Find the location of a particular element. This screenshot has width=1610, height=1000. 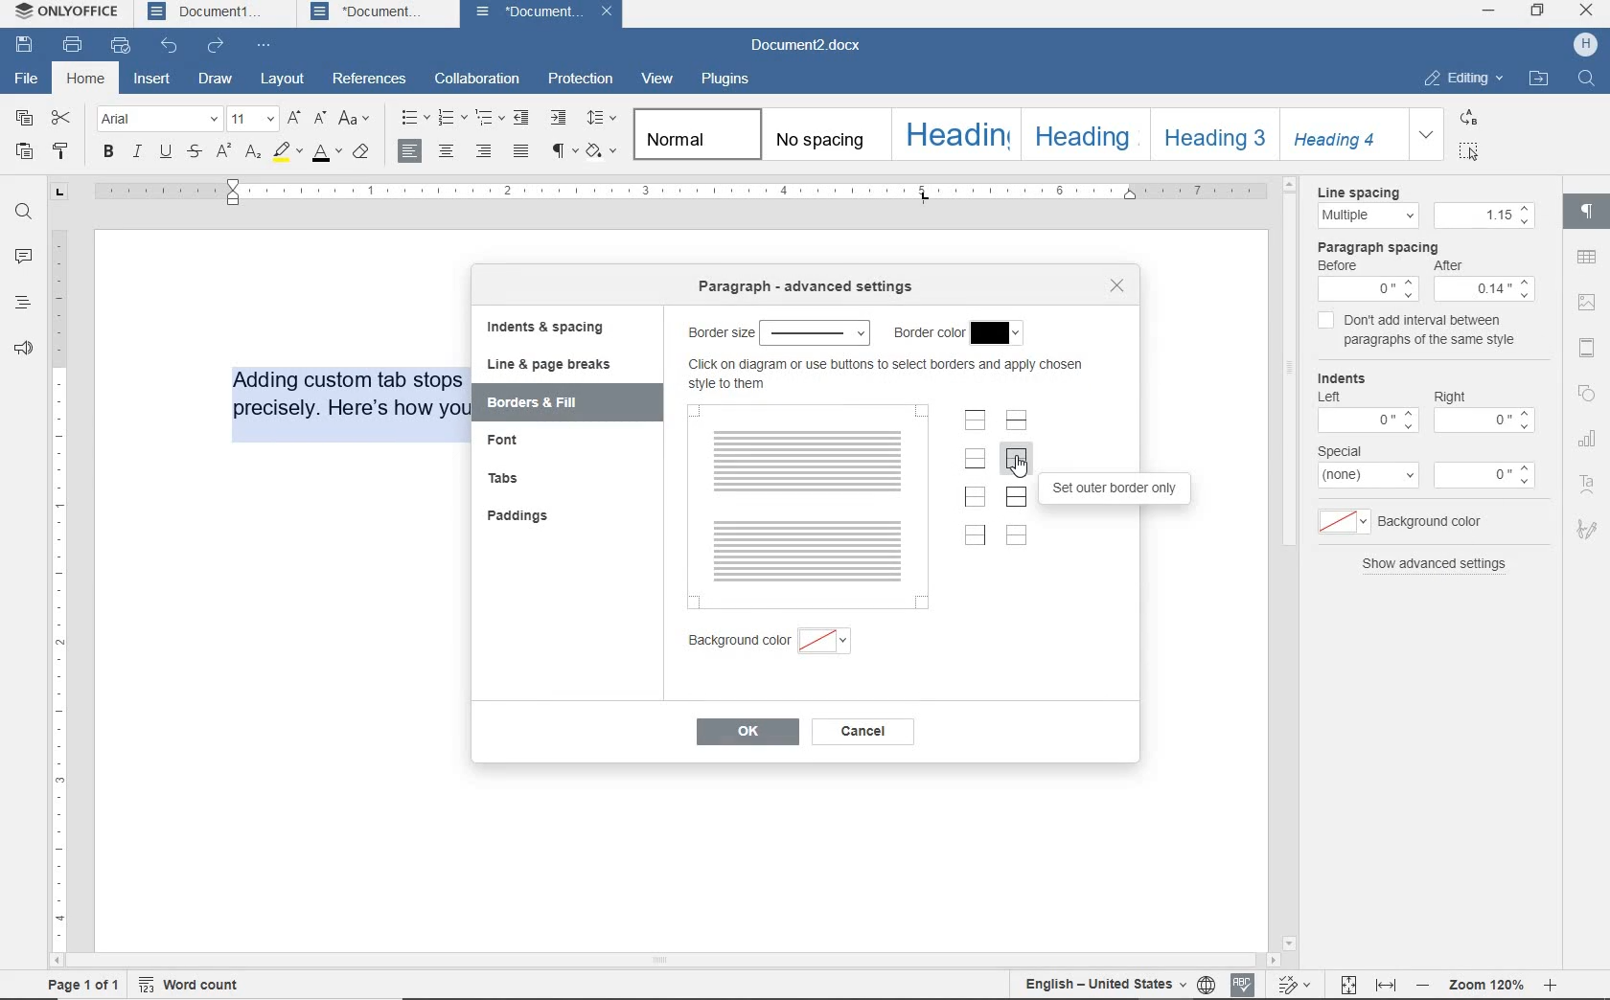

menu is located at coordinates (1368, 477).